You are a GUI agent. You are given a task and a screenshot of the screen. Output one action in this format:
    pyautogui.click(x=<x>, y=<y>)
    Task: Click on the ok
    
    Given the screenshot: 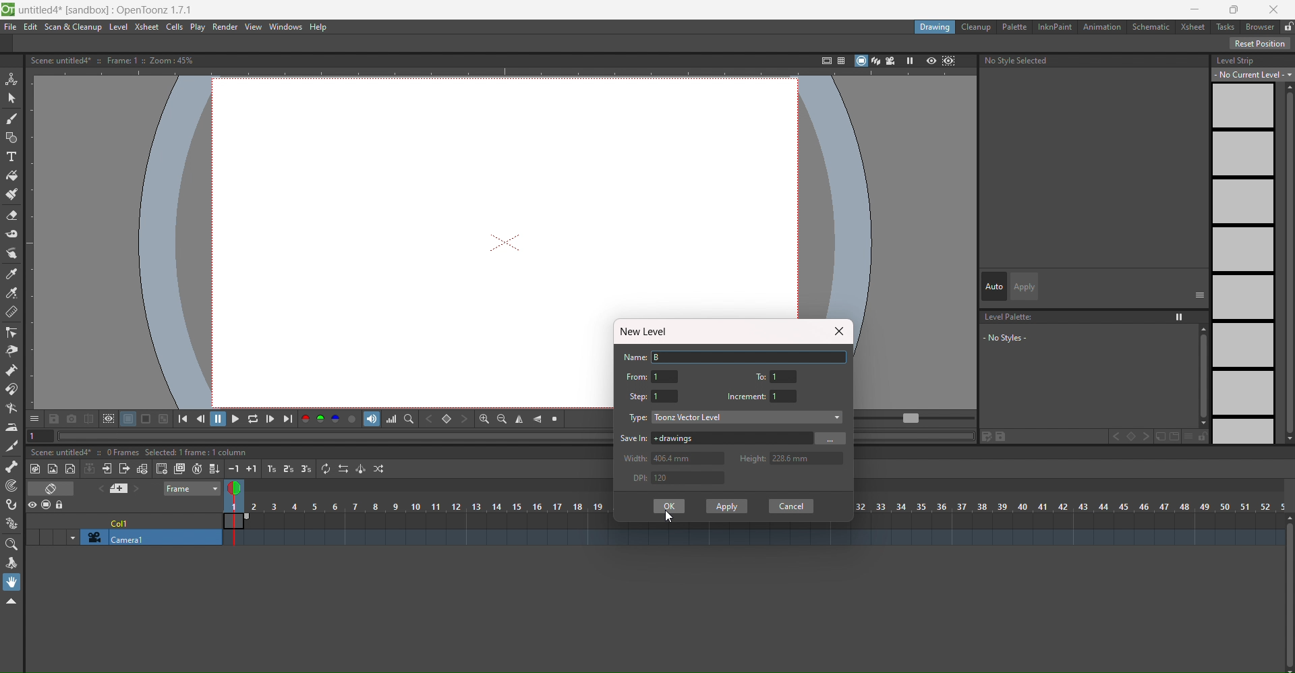 What is the action you would take?
    pyautogui.click(x=669, y=506)
    